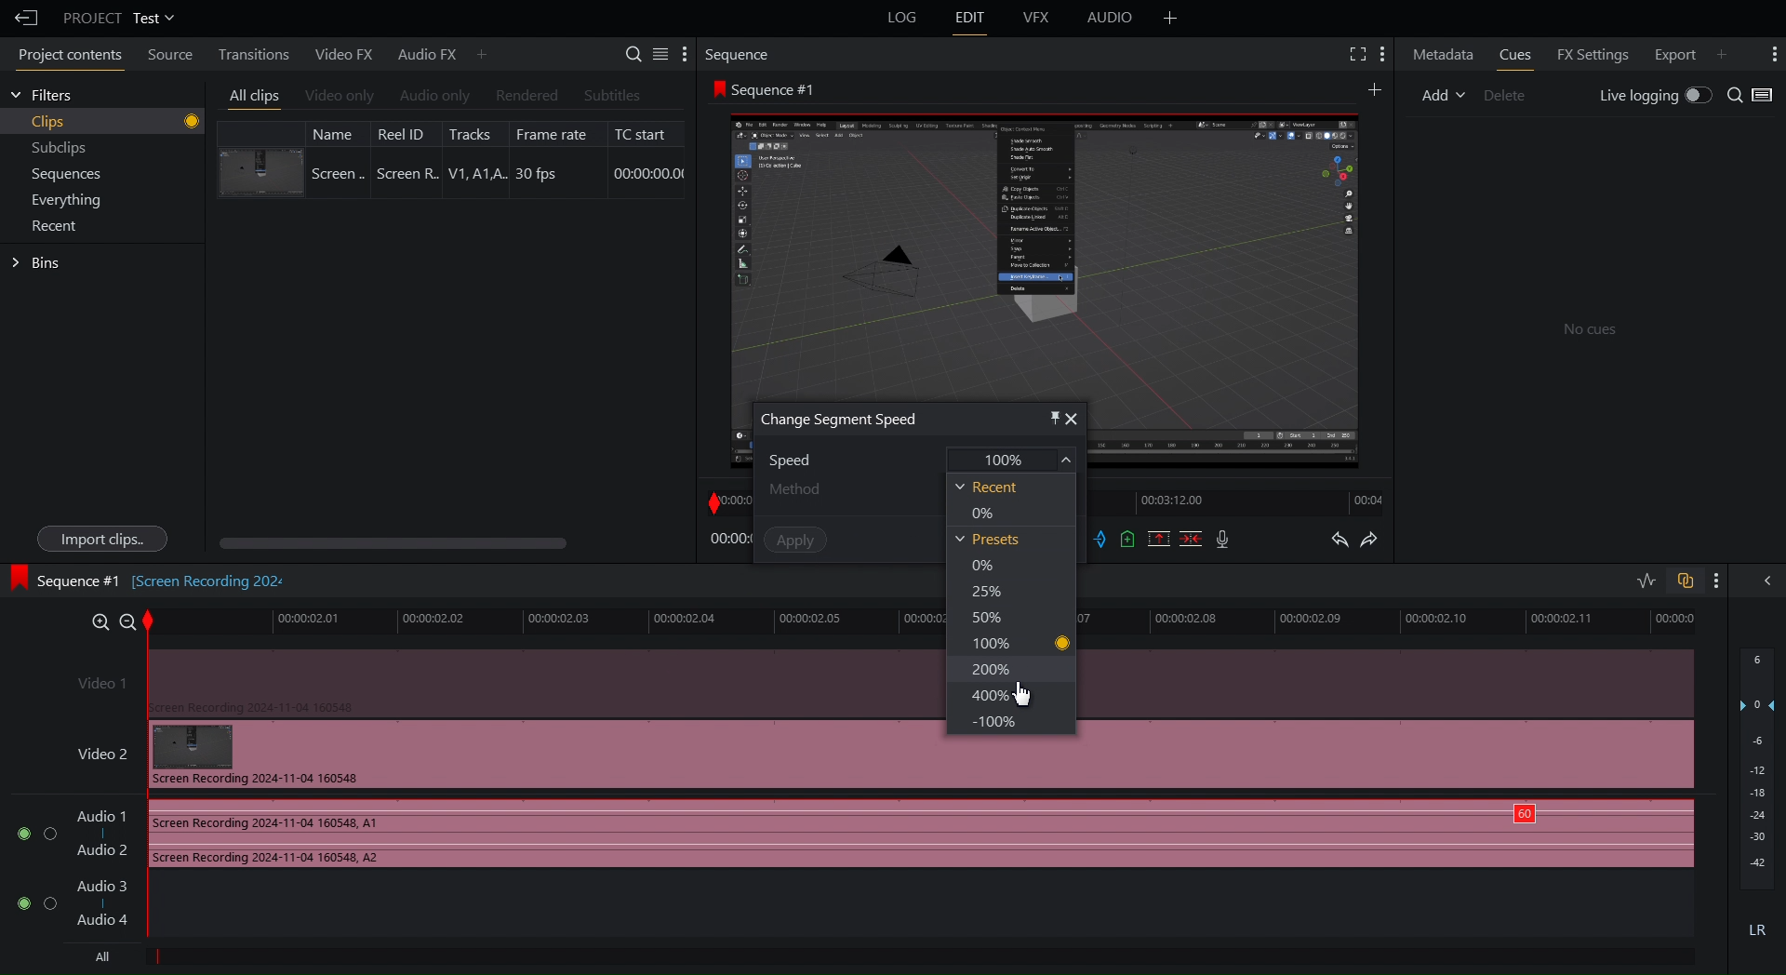 This screenshot has width=1786, height=975. I want to click on 25%, so click(982, 591).